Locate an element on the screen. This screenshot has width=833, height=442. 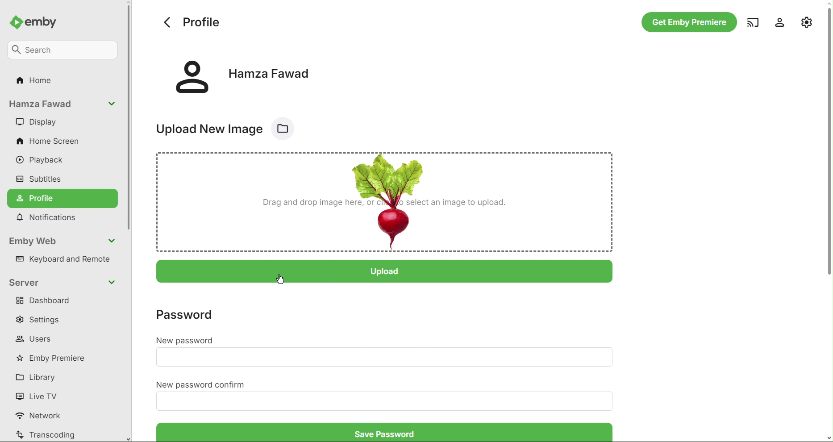
Image is located at coordinates (387, 201).